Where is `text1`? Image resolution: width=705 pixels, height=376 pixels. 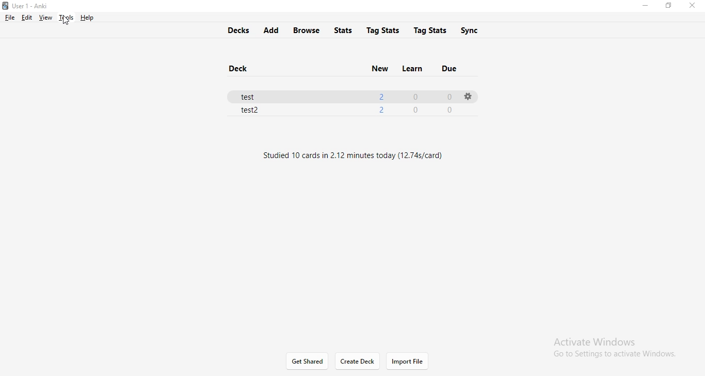
text1 is located at coordinates (358, 152).